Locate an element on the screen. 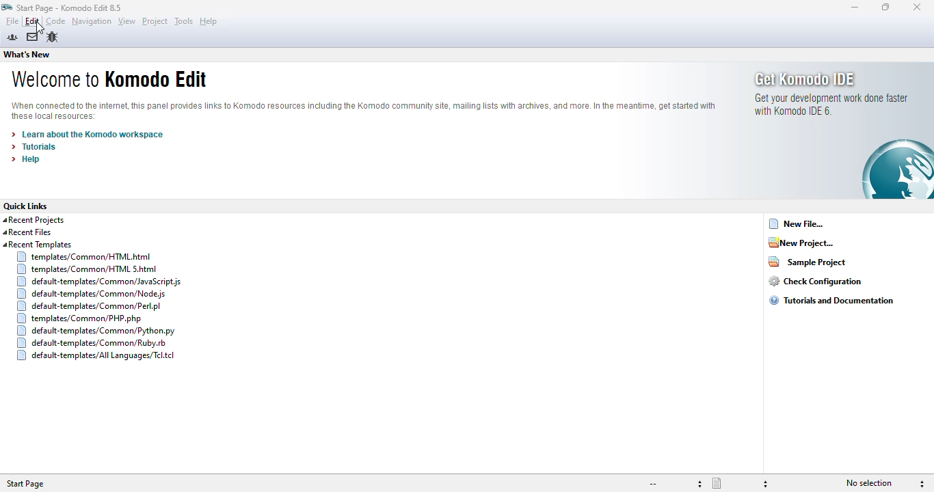  sample project is located at coordinates (808, 261).